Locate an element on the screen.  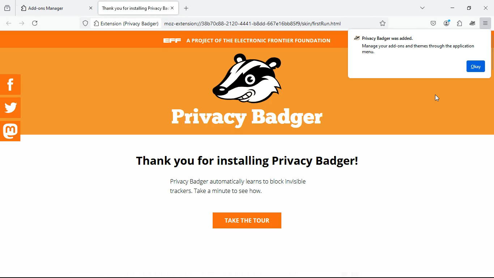
EFF A PROJECT OF THE ELECTRONIC FRONTIER FOUNDATION is located at coordinates (249, 42).